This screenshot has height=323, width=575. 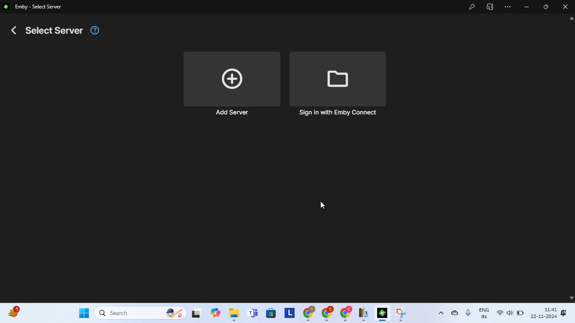 What do you see at coordinates (83, 312) in the screenshot?
I see `start` at bounding box center [83, 312].